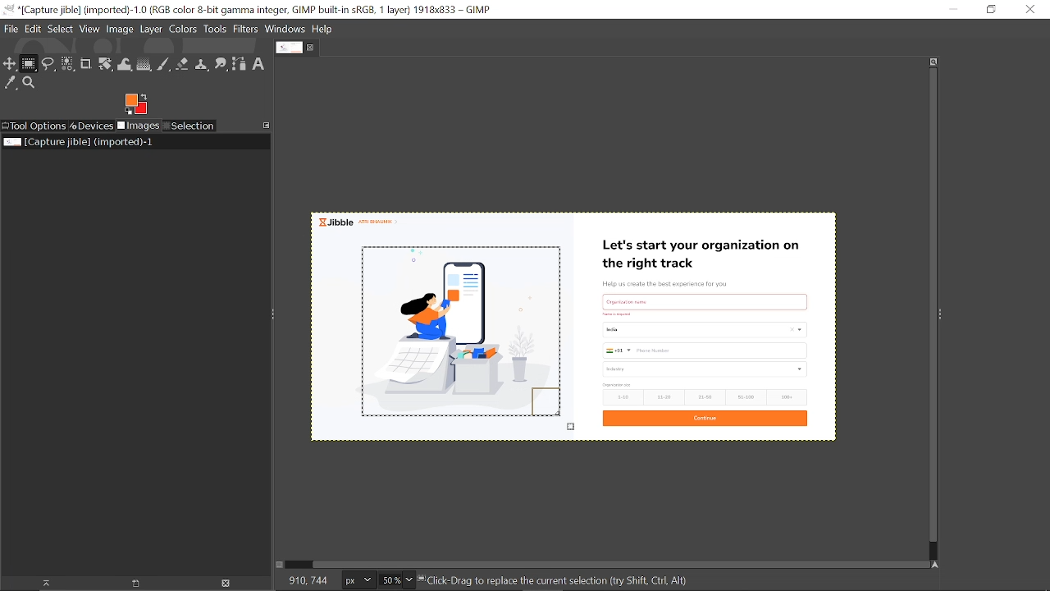 The image size is (1050, 591). What do you see at coordinates (313, 48) in the screenshot?
I see `Close tab` at bounding box center [313, 48].